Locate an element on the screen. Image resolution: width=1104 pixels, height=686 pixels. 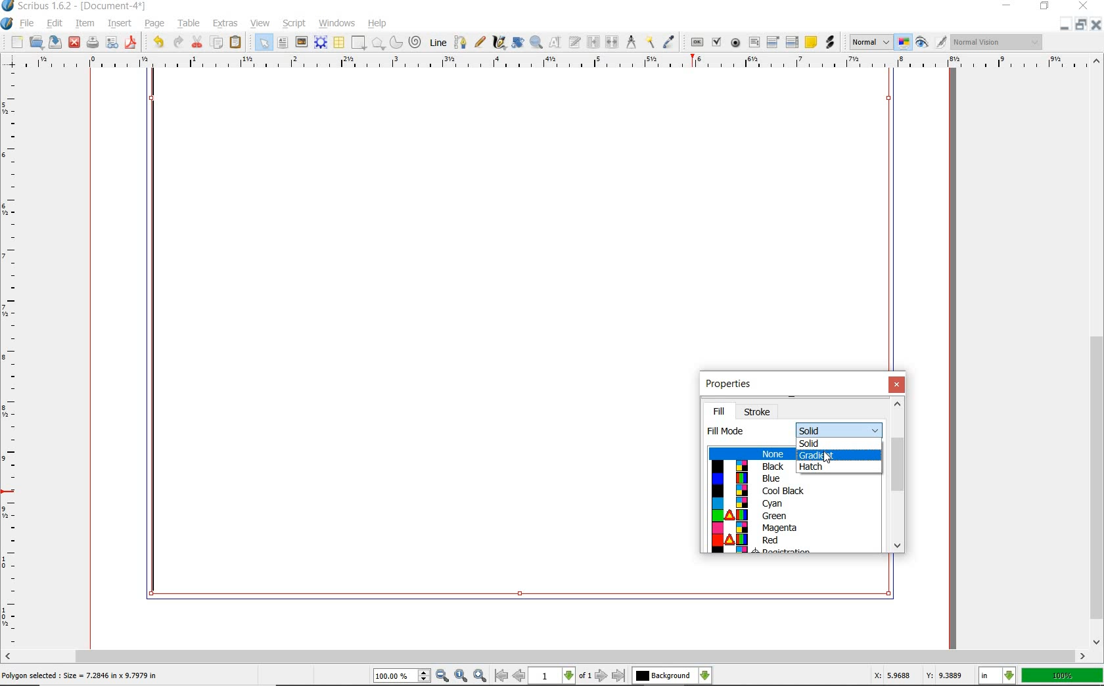
render frame is located at coordinates (322, 43).